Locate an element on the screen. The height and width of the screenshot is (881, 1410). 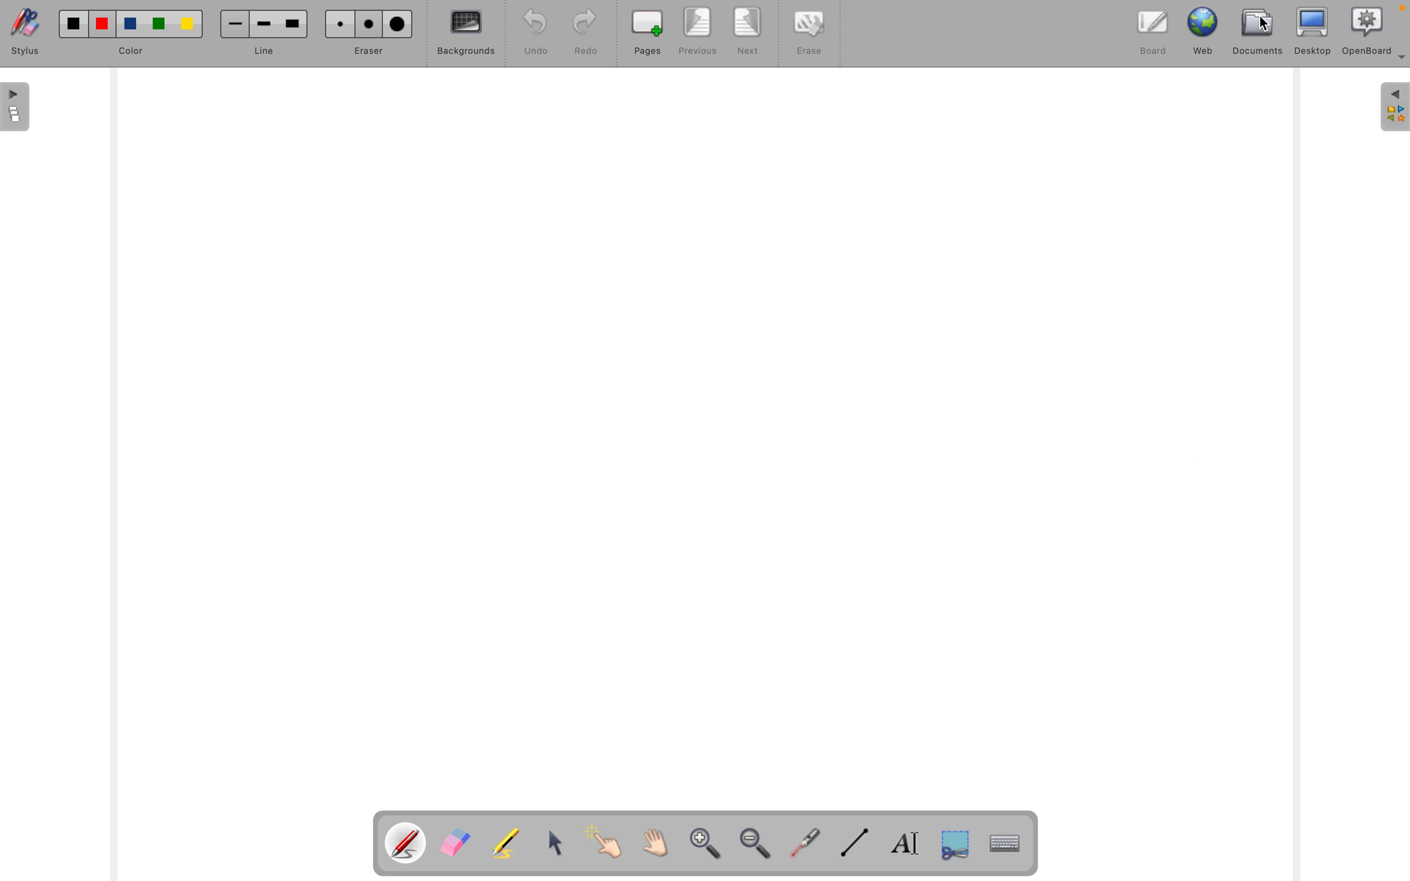
line is located at coordinates (262, 35).